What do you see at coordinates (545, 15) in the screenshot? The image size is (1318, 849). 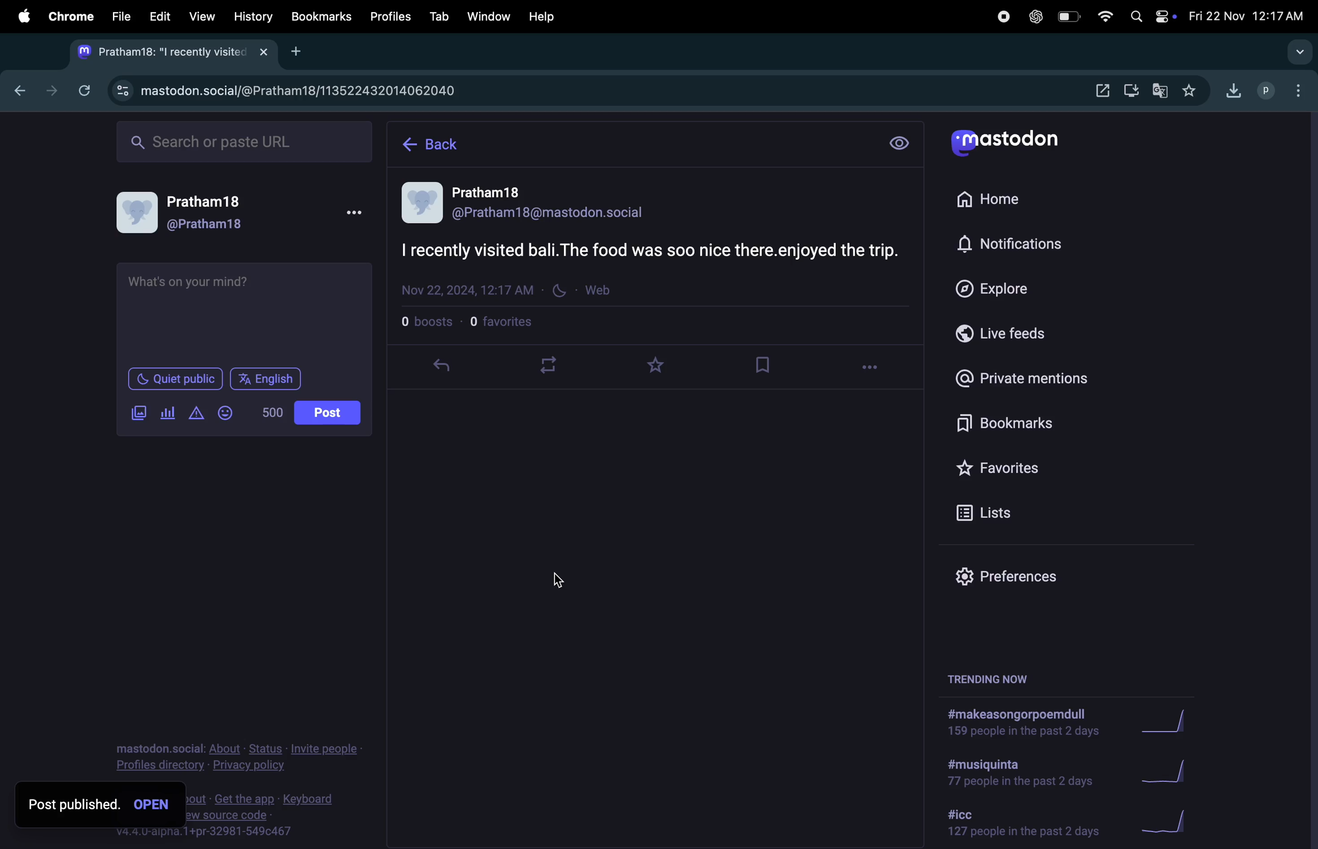 I see `help` at bounding box center [545, 15].